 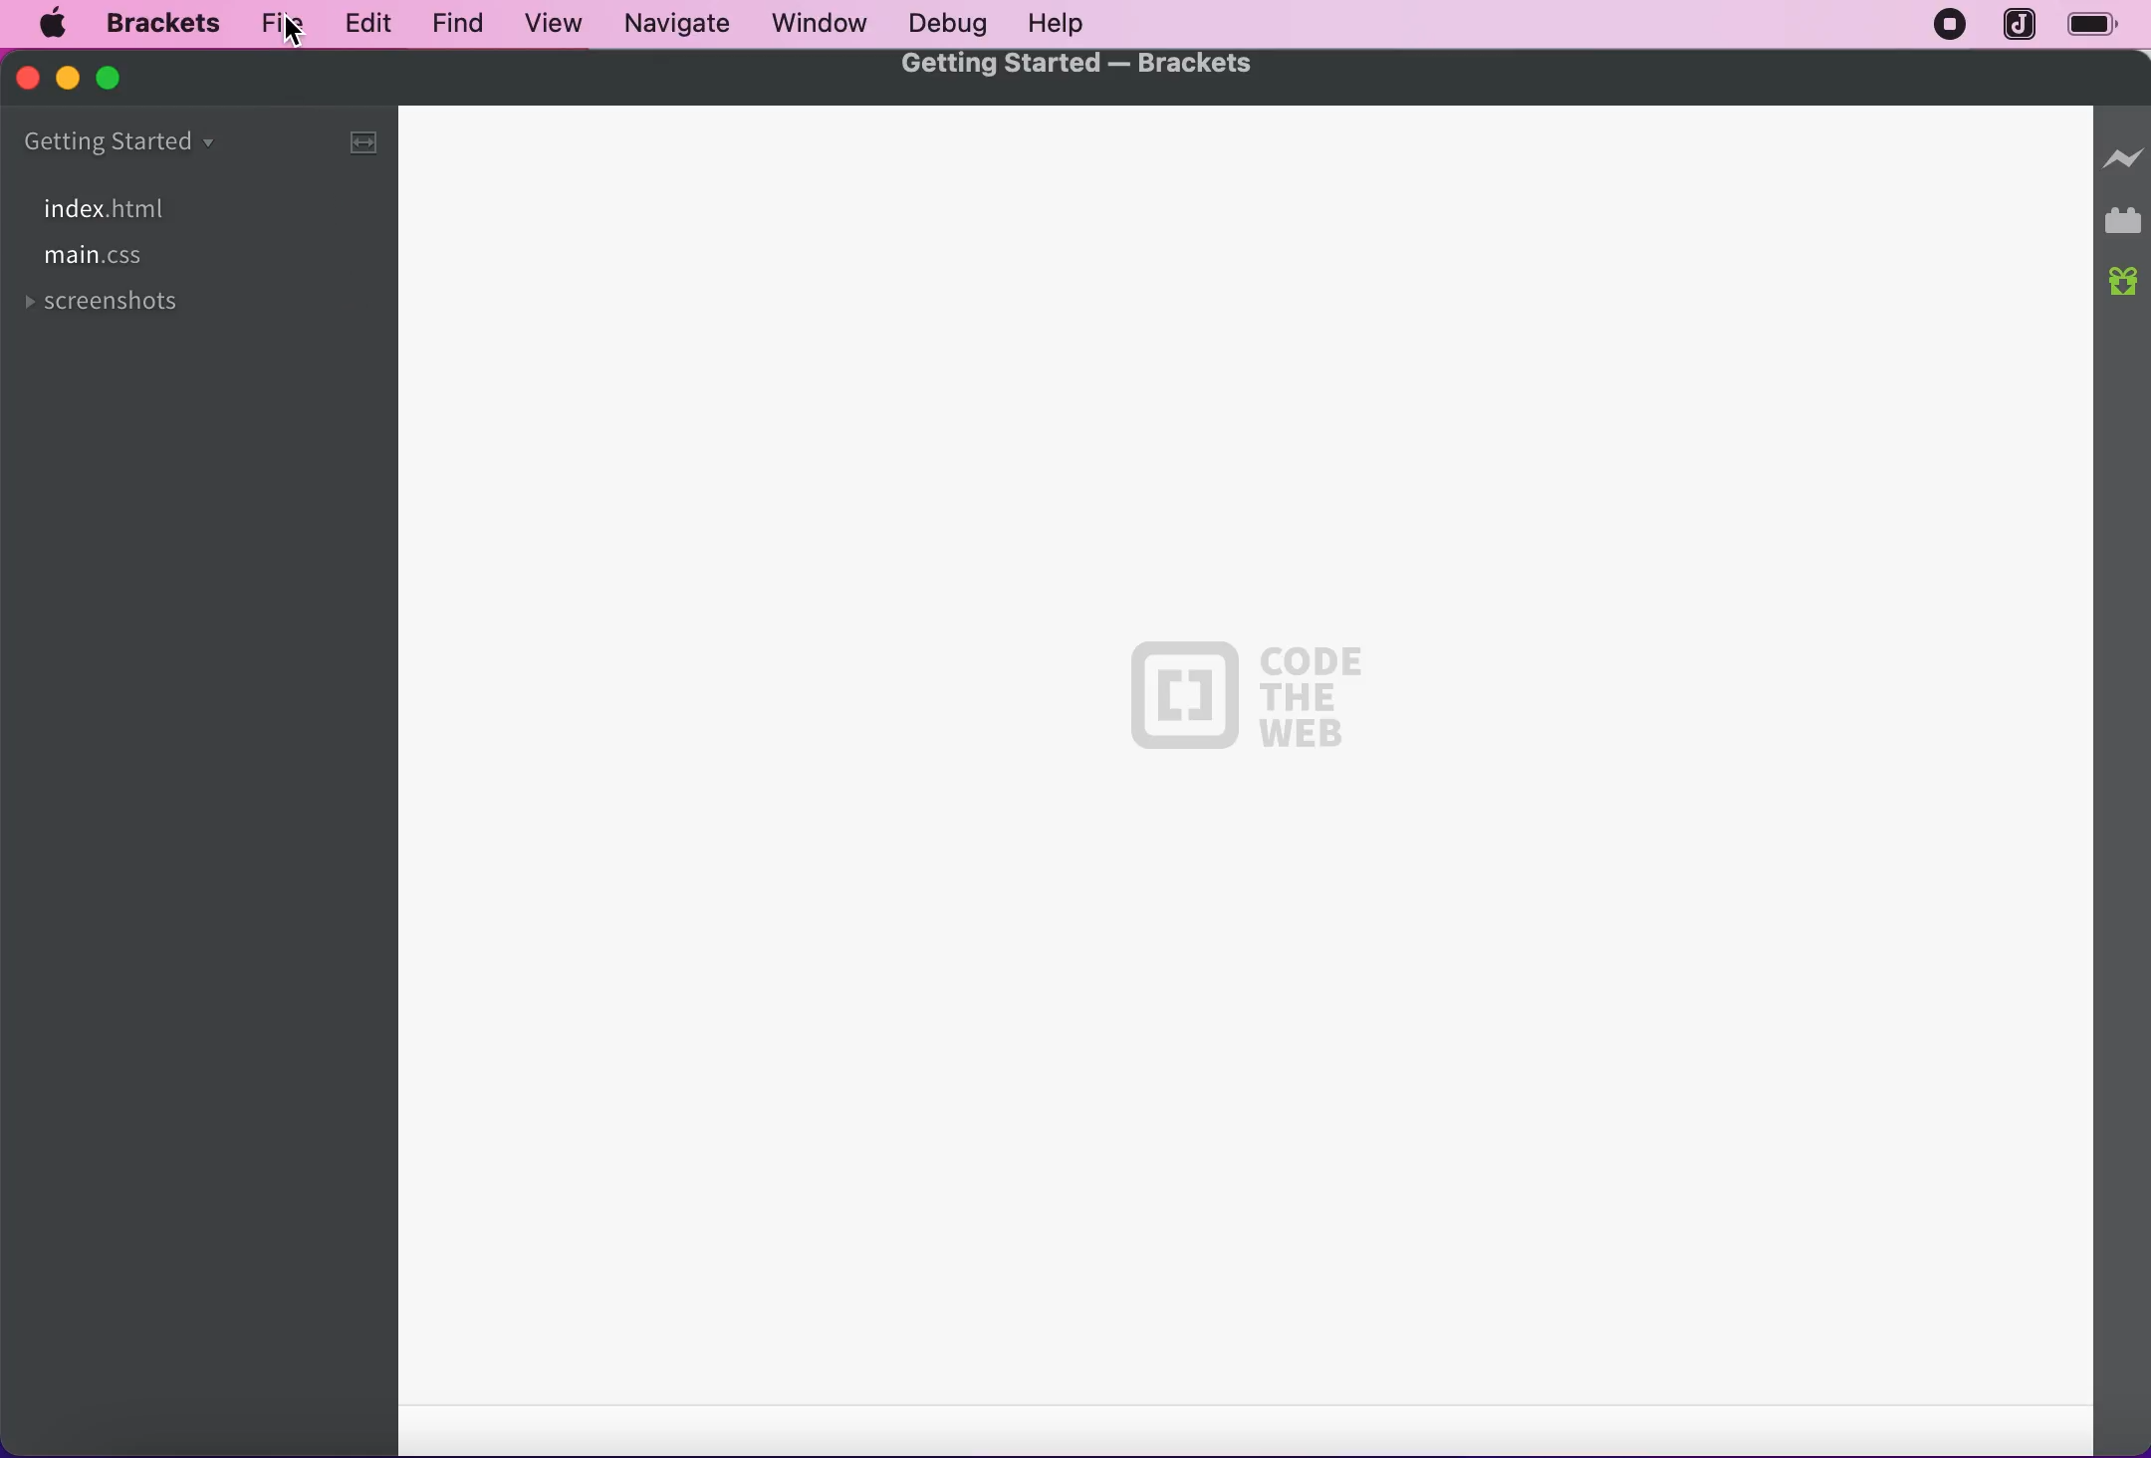 I want to click on window, so click(x=821, y=22).